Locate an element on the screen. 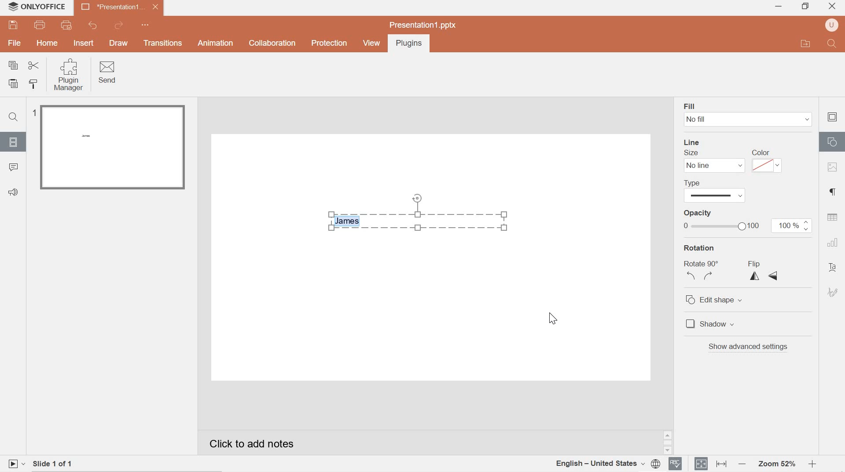  document language is located at coordinates (608, 463).